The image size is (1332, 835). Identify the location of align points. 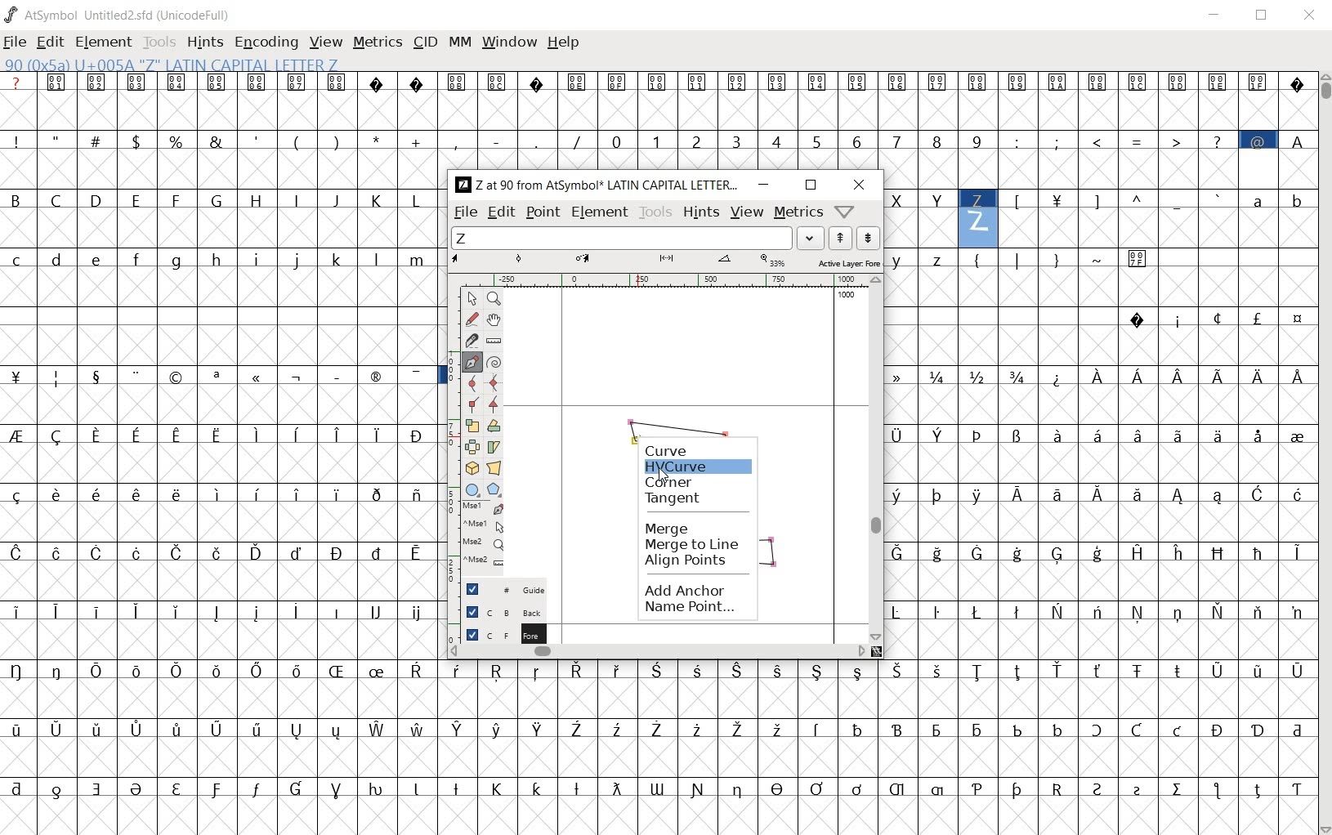
(689, 562).